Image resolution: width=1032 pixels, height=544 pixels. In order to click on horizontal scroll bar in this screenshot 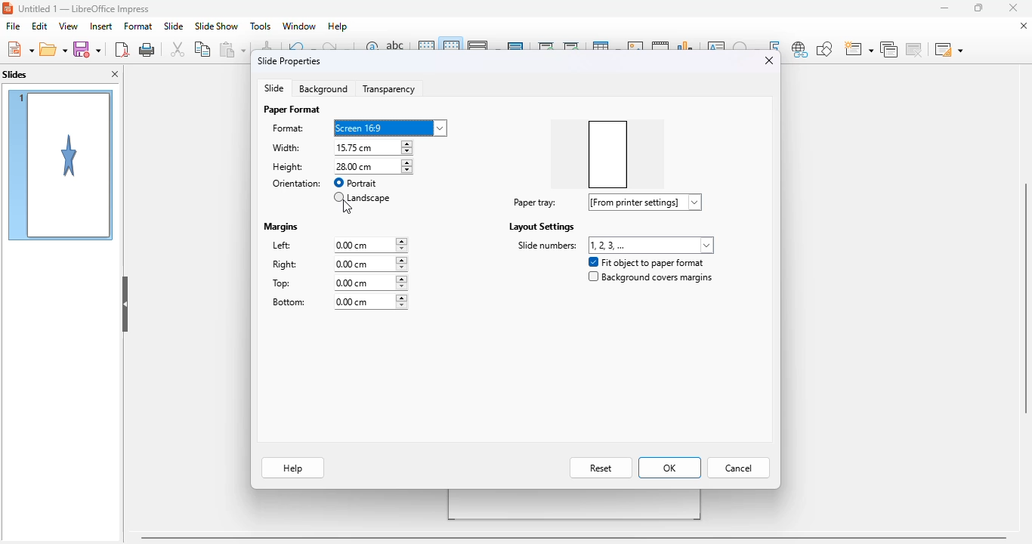, I will do `click(576, 536)`.